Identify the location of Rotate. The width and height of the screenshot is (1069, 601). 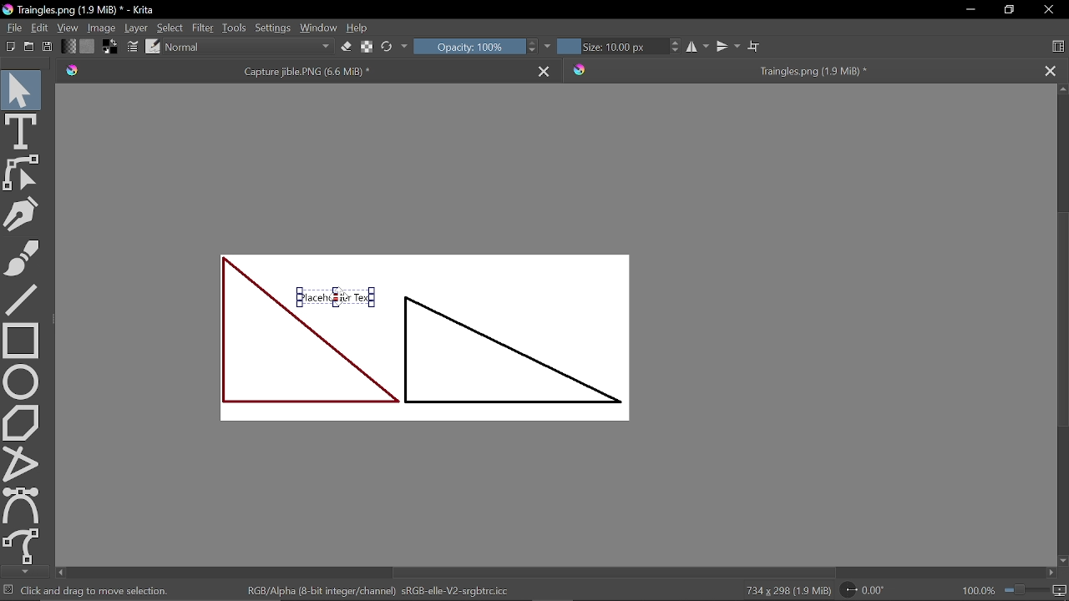
(863, 591).